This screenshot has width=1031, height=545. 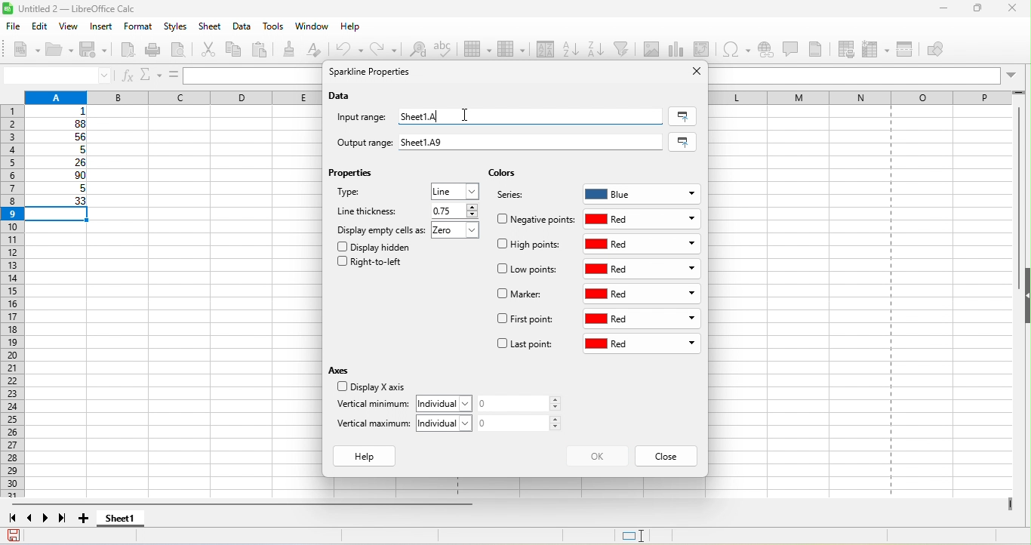 I want to click on maximize, so click(x=972, y=10).